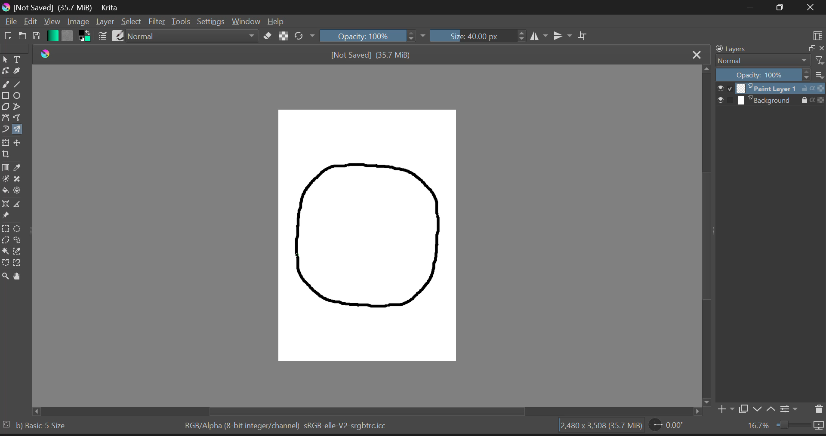 The width and height of the screenshot is (826, 436). I want to click on Multibrush Tool Selected, so click(19, 129).